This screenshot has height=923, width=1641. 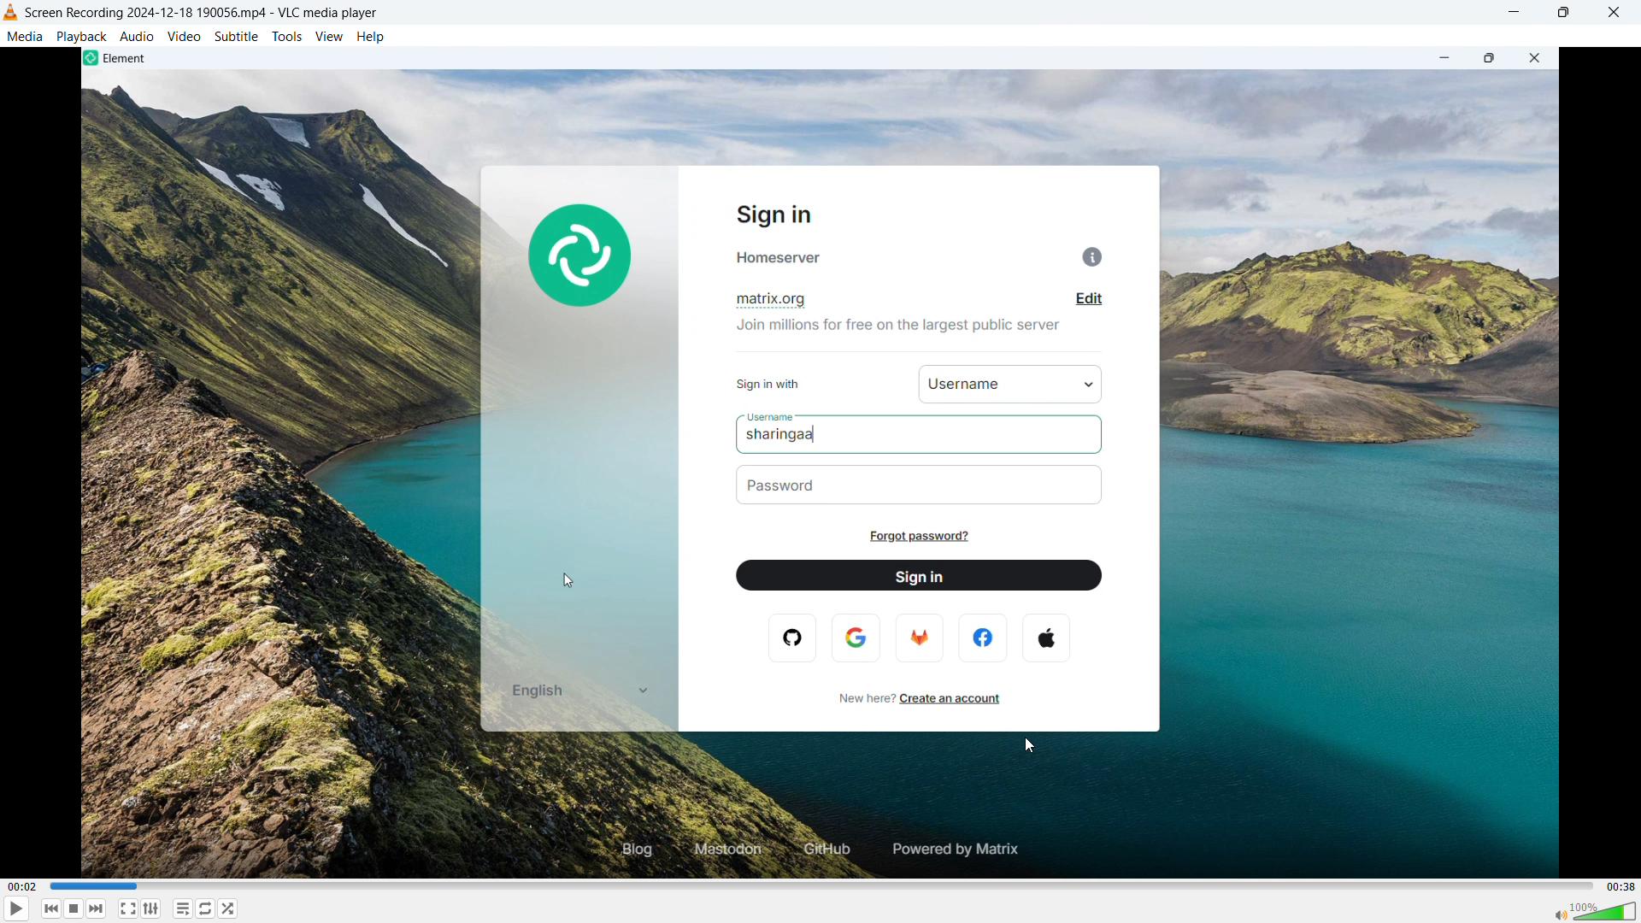 What do you see at coordinates (97, 908) in the screenshot?
I see `Backward or previous media ` at bounding box center [97, 908].